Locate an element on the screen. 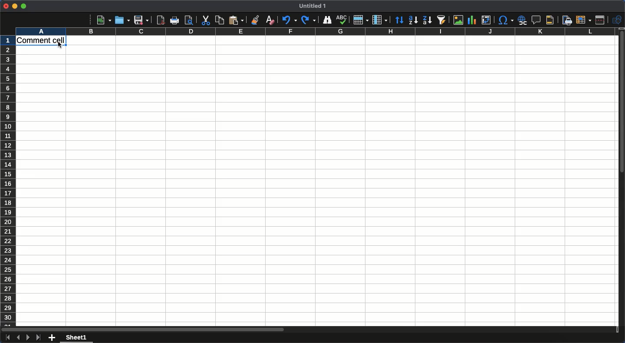  Undo is located at coordinates (289, 20).